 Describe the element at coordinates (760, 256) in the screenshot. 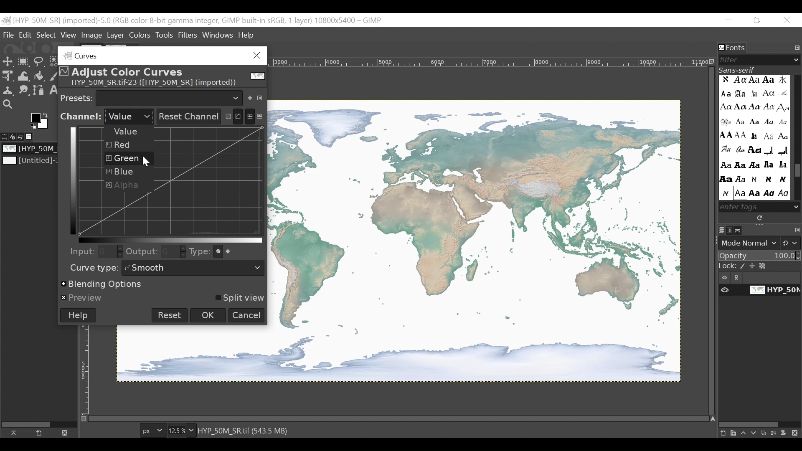

I see `Opacity` at that location.